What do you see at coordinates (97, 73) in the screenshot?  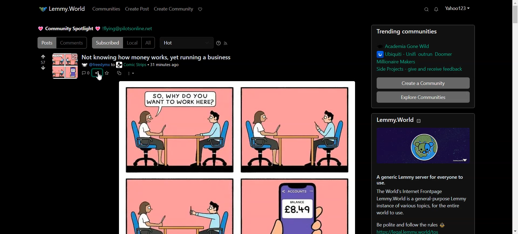 I see `Share` at bounding box center [97, 73].